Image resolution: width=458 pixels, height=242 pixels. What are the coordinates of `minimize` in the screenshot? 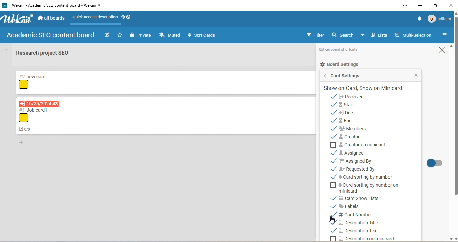 It's located at (420, 5).